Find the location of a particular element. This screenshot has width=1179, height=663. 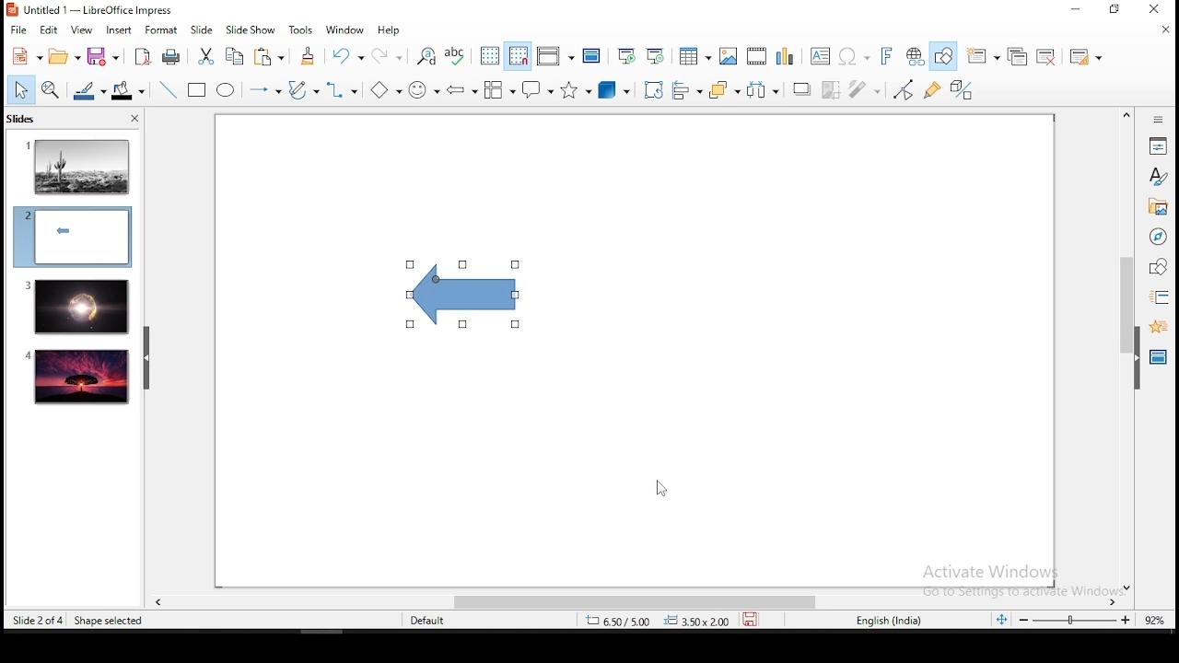

distribute is located at coordinates (765, 90).